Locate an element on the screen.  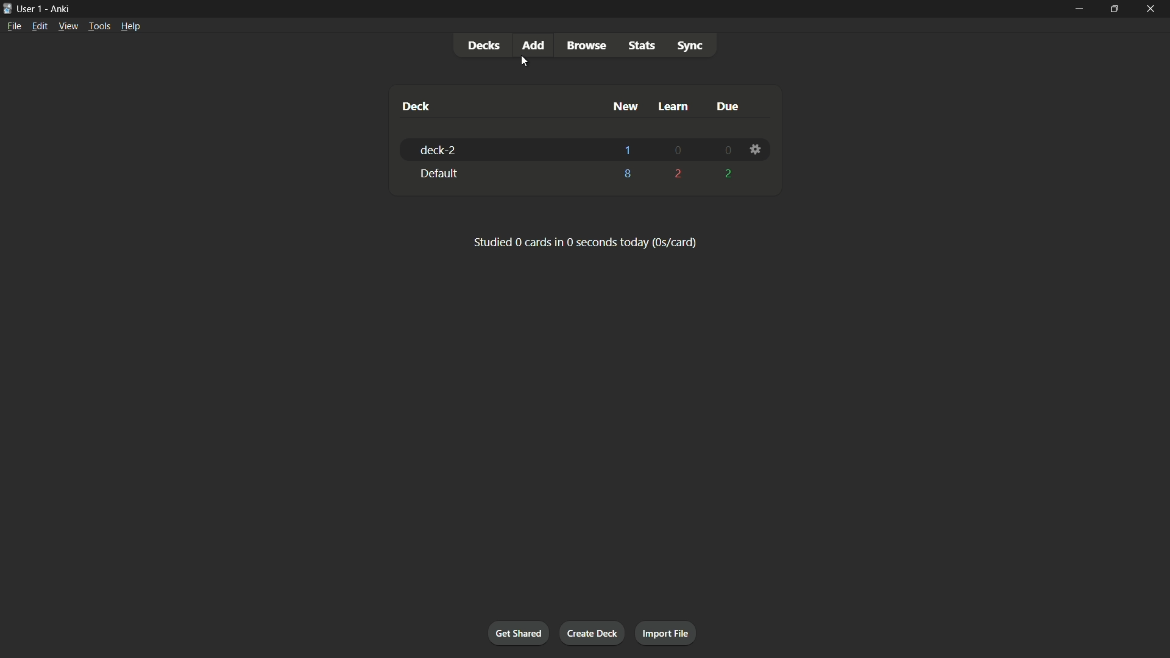
edit menu is located at coordinates (38, 26).